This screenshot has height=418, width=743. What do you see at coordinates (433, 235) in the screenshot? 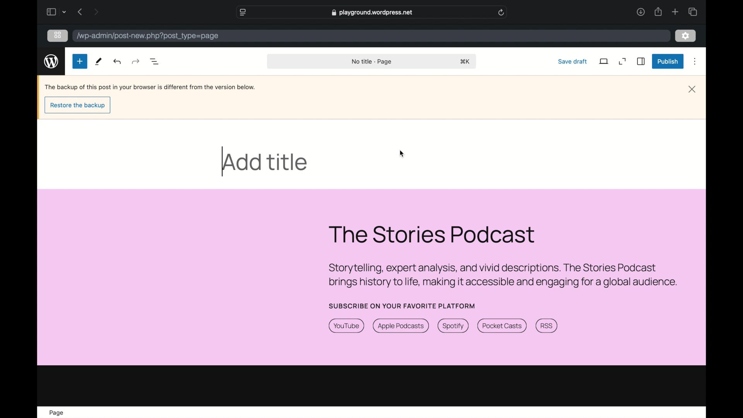
I see `template content heading` at bounding box center [433, 235].